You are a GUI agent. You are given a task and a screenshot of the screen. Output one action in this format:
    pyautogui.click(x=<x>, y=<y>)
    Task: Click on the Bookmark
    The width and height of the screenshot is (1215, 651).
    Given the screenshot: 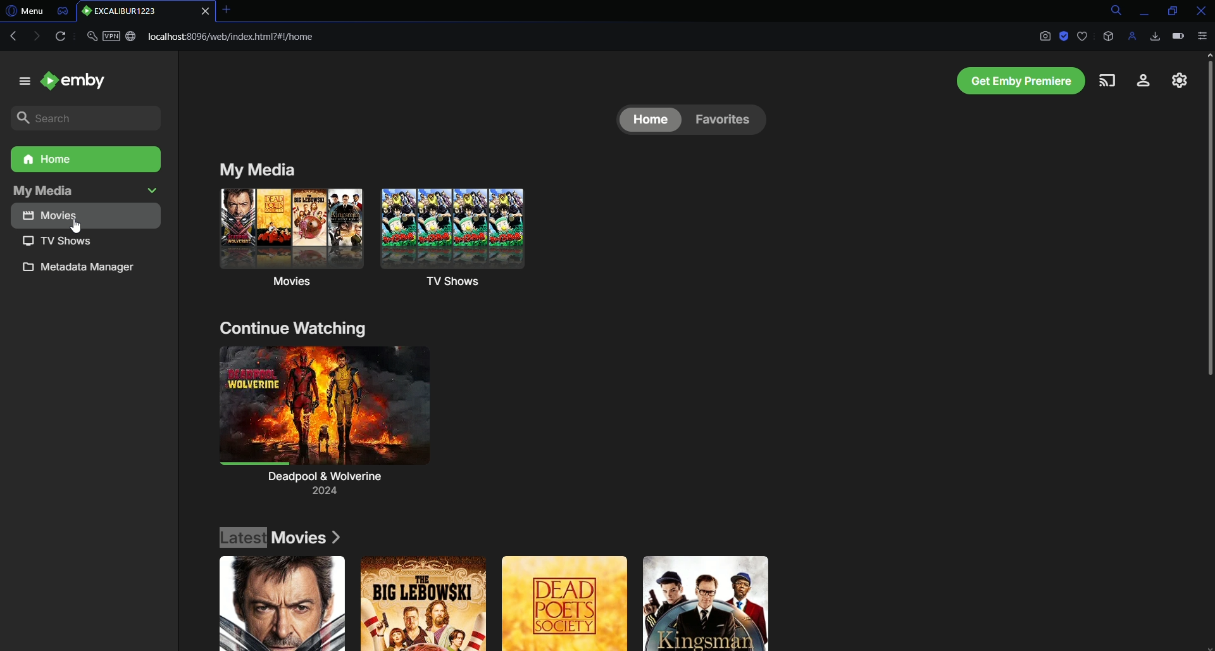 What is the action you would take?
    pyautogui.click(x=1082, y=35)
    